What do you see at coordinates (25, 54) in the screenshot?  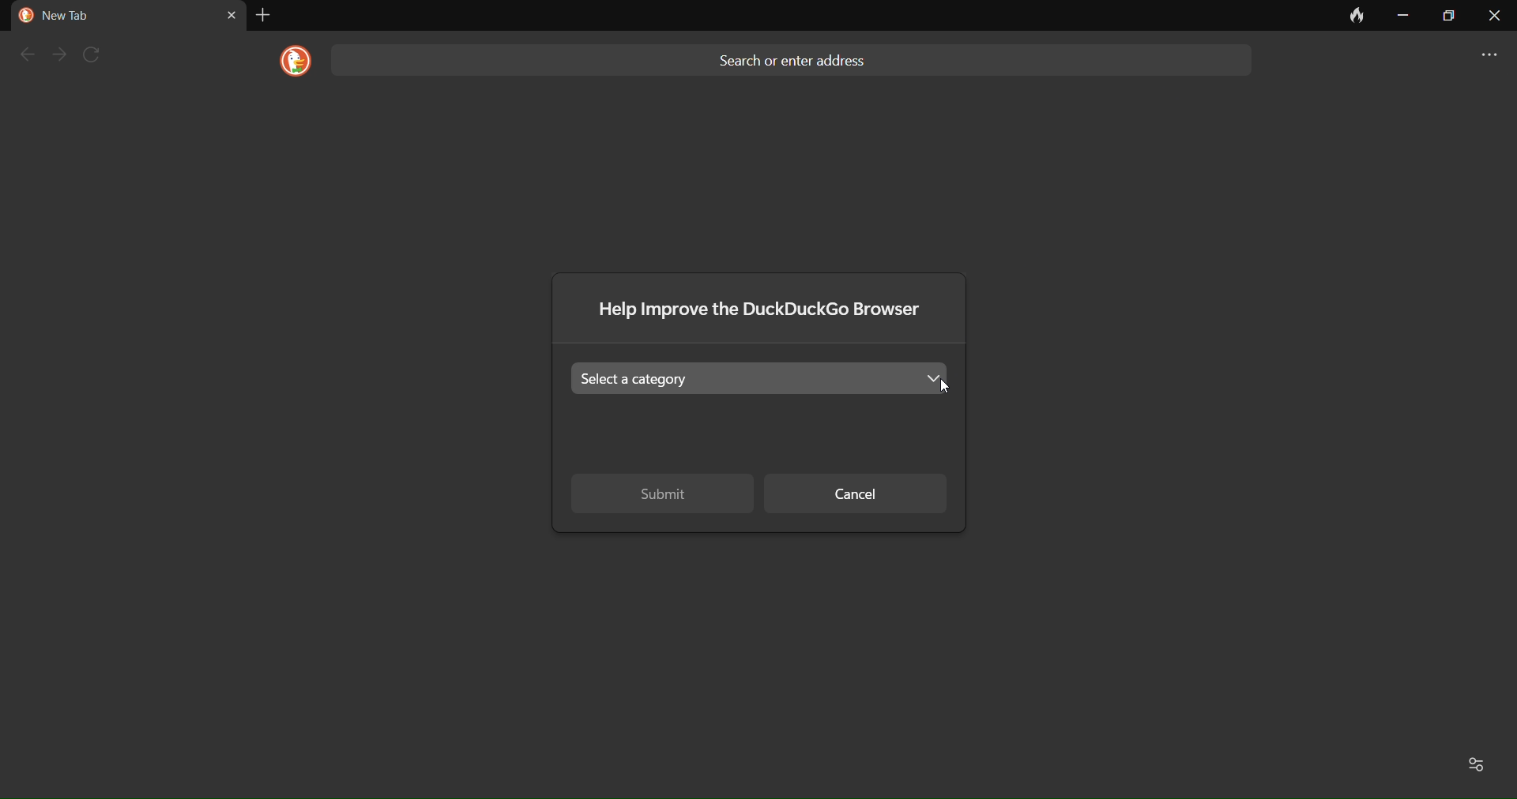 I see `back` at bounding box center [25, 54].